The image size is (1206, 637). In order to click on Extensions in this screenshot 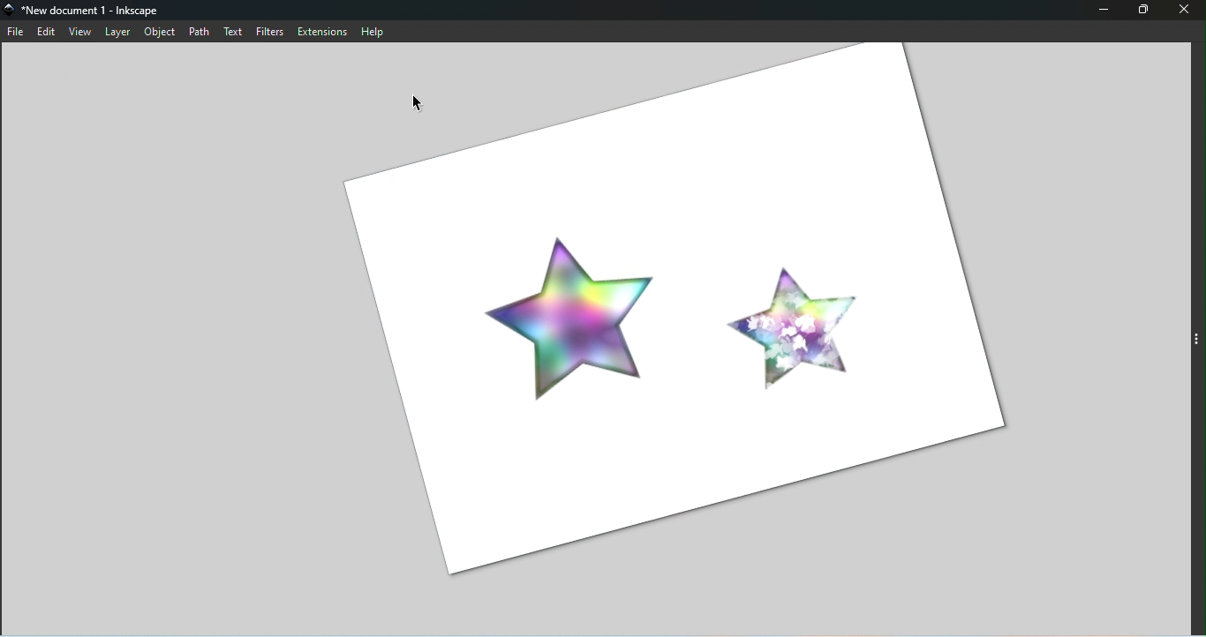, I will do `click(323, 31)`.